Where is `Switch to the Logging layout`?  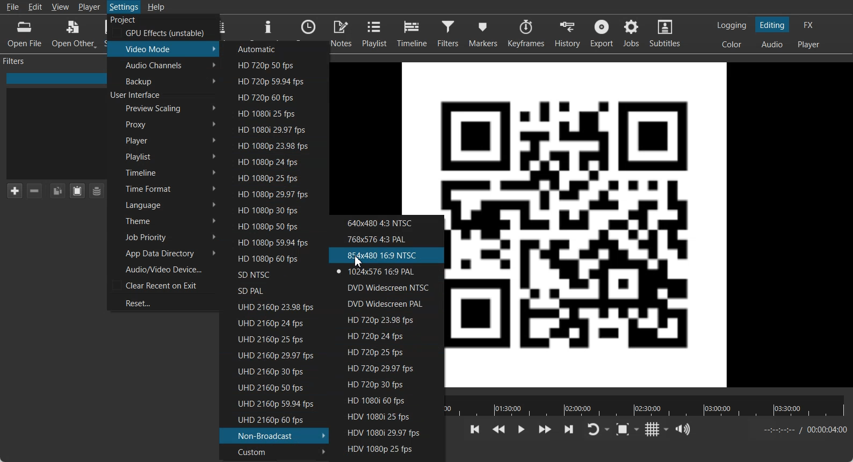
Switch to the Logging layout is located at coordinates (732, 25).